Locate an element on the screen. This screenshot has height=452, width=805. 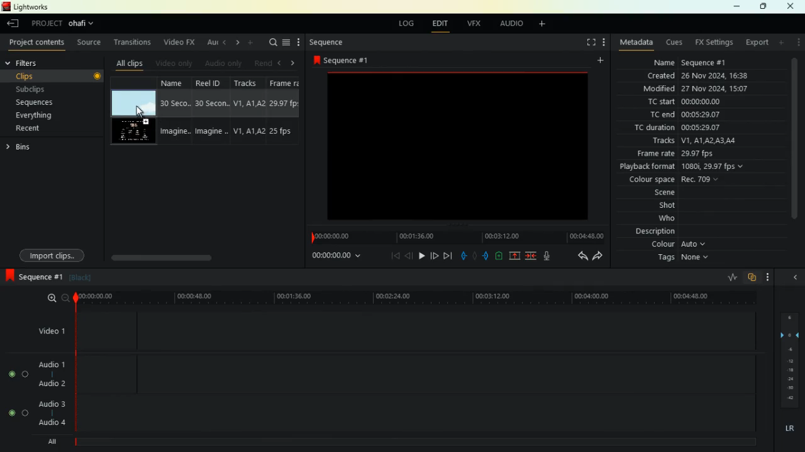
menu is located at coordinates (286, 44).